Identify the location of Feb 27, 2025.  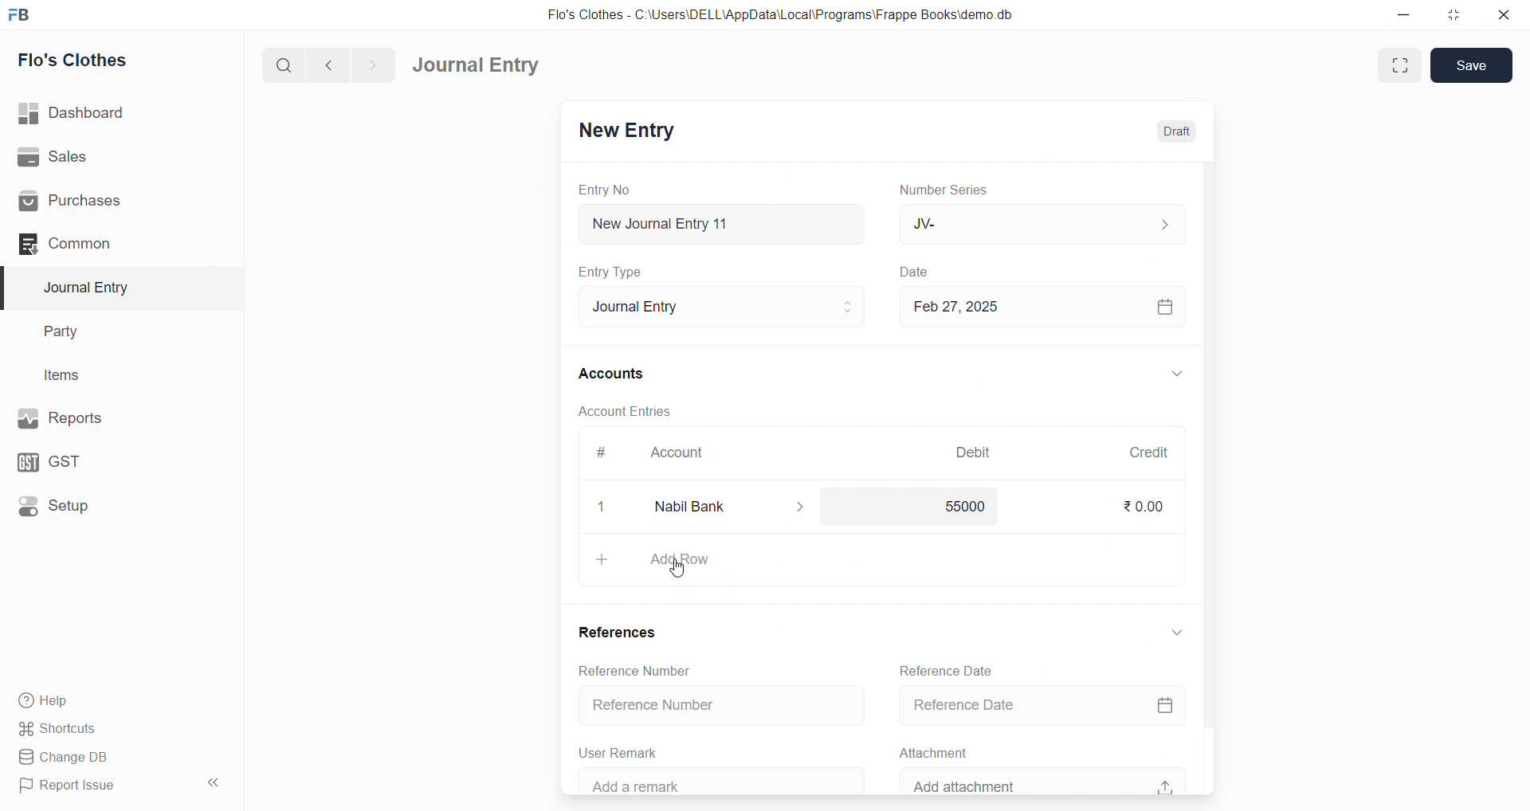
(1041, 307).